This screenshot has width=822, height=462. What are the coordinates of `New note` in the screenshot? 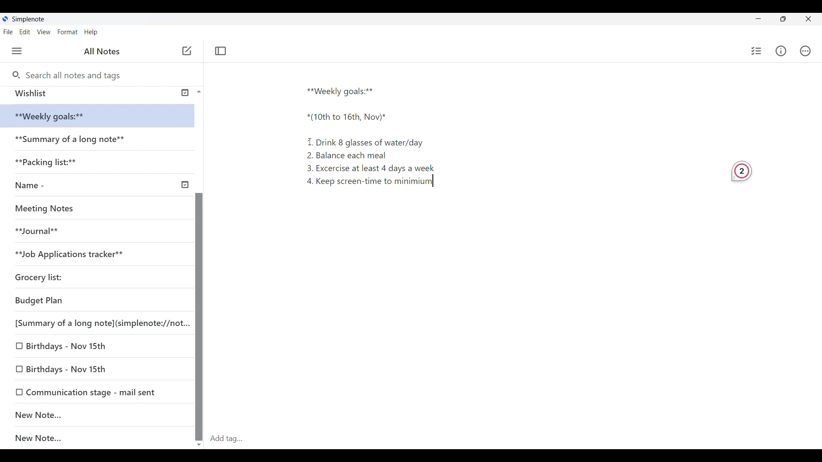 It's located at (92, 415).